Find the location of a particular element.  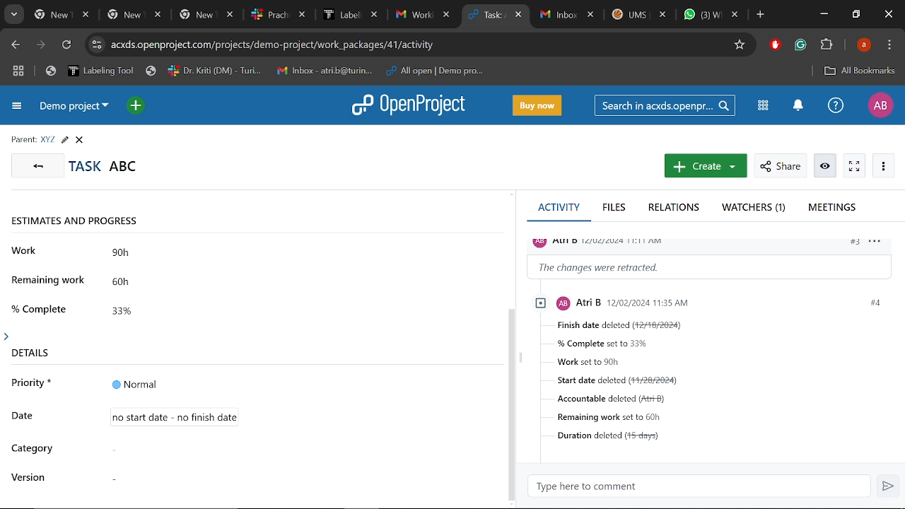

profile is located at coordinates (676, 302).